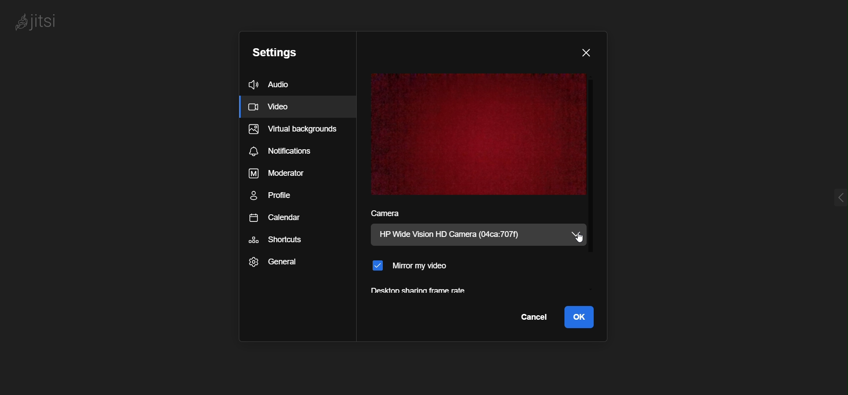 Image resolution: width=848 pixels, height=395 pixels. What do you see at coordinates (288, 151) in the screenshot?
I see `notifications` at bounding box center [288, 151].